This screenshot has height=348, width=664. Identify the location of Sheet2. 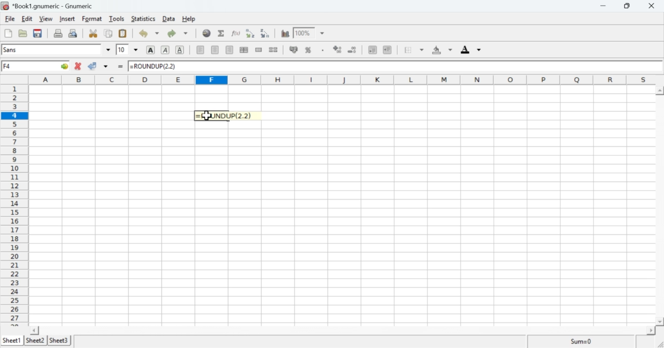
(35, 339).